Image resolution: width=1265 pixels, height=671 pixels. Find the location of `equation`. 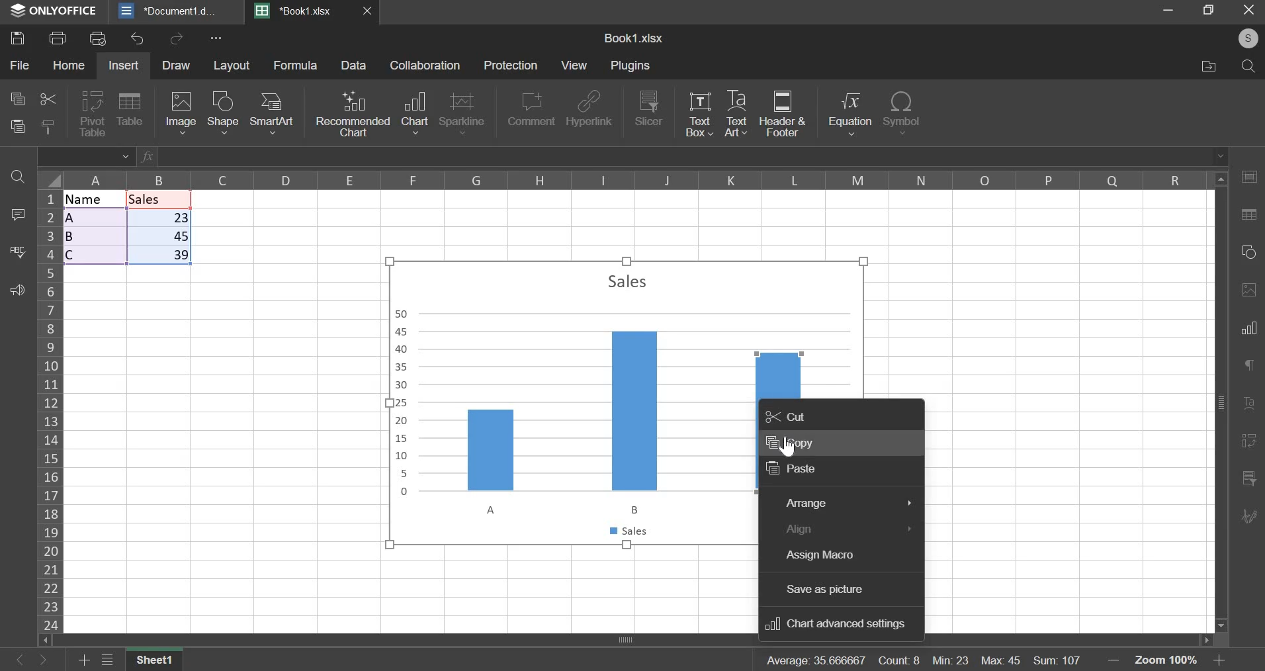

equation is located at coordinates (850, 114).